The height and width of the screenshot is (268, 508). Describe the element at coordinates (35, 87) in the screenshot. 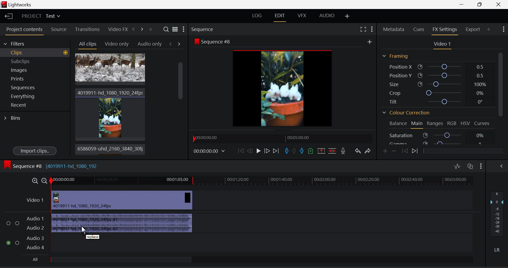

I see `Sequences` at that location.